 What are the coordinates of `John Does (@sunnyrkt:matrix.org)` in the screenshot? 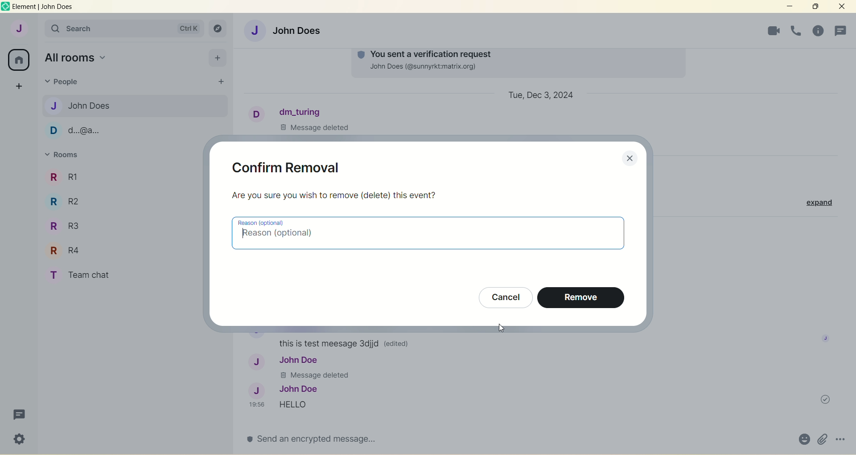 It's located at (428, 68).